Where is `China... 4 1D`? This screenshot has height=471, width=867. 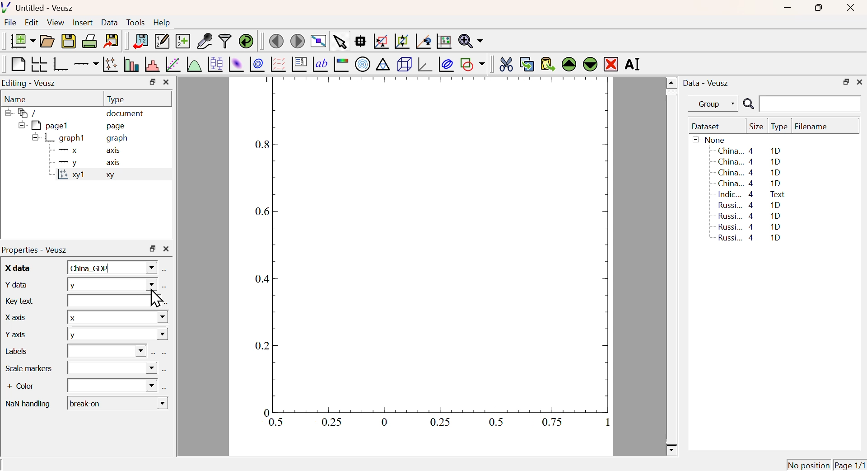 China... 4 1D is located at coordinates (749, 151).